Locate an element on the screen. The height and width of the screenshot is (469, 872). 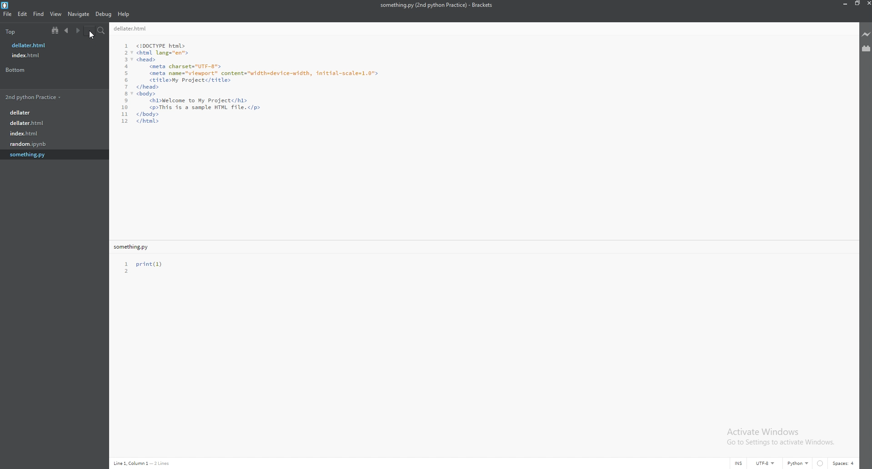
file is located at coordinates (53, 112).